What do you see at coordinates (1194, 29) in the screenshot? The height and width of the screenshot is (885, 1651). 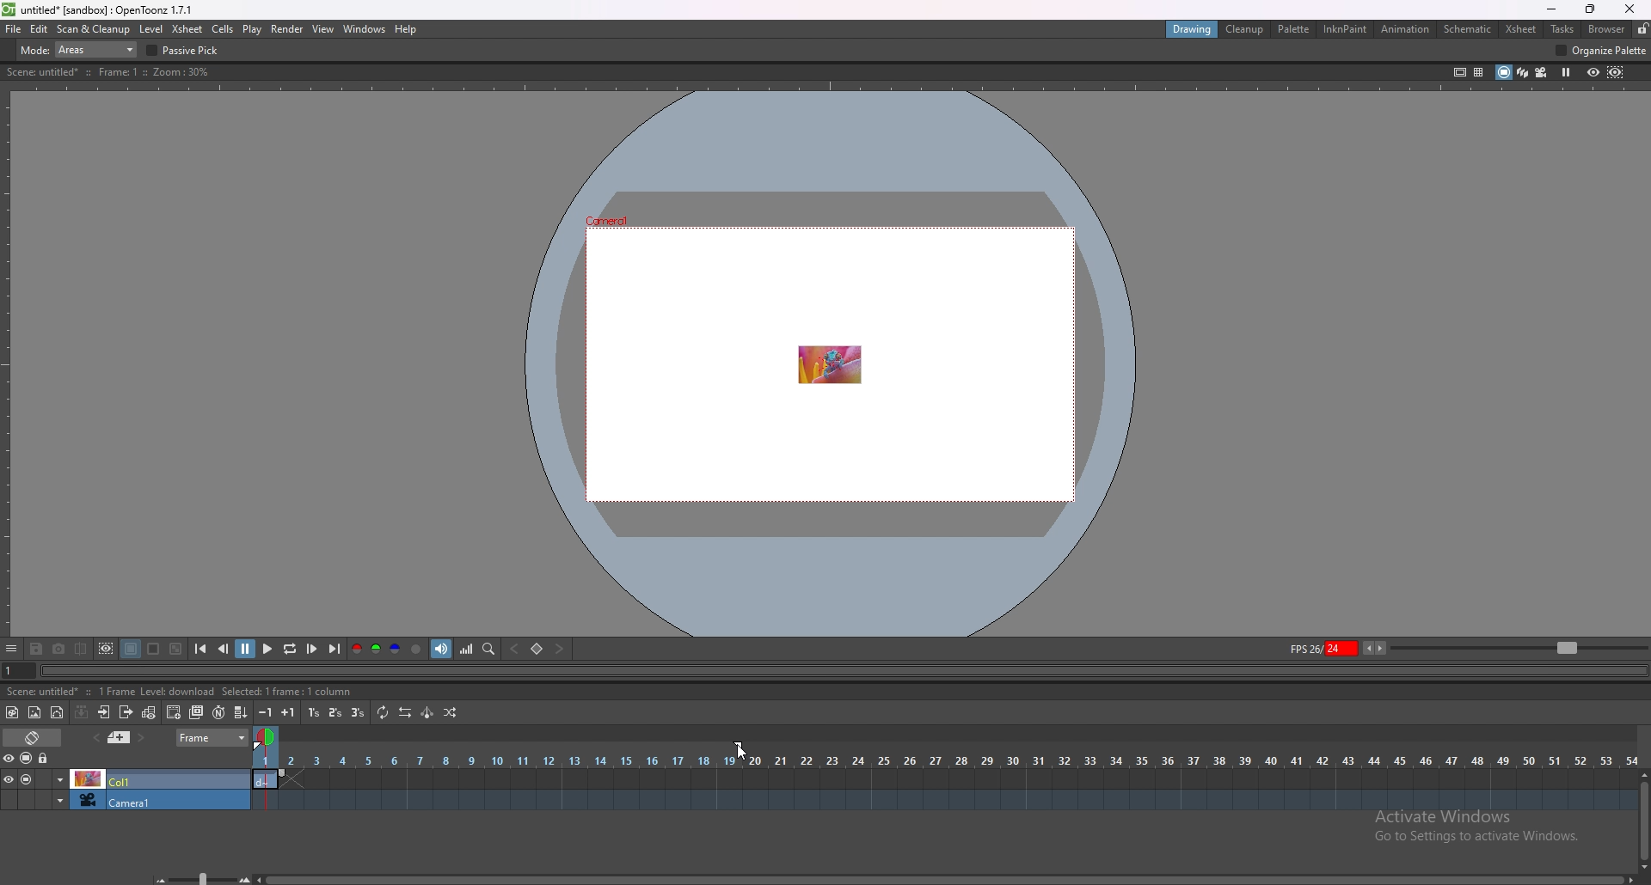 I see `drawing` at bounding box center [1194, 29].